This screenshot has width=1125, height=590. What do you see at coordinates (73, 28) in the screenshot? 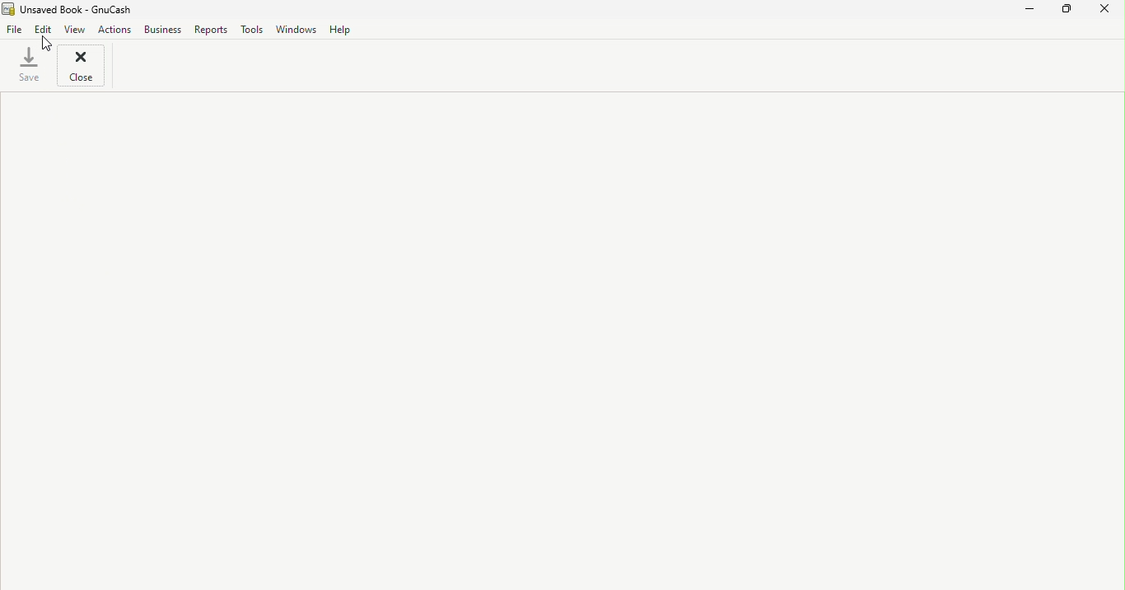
I see `View` at bounding box center [73, 28].